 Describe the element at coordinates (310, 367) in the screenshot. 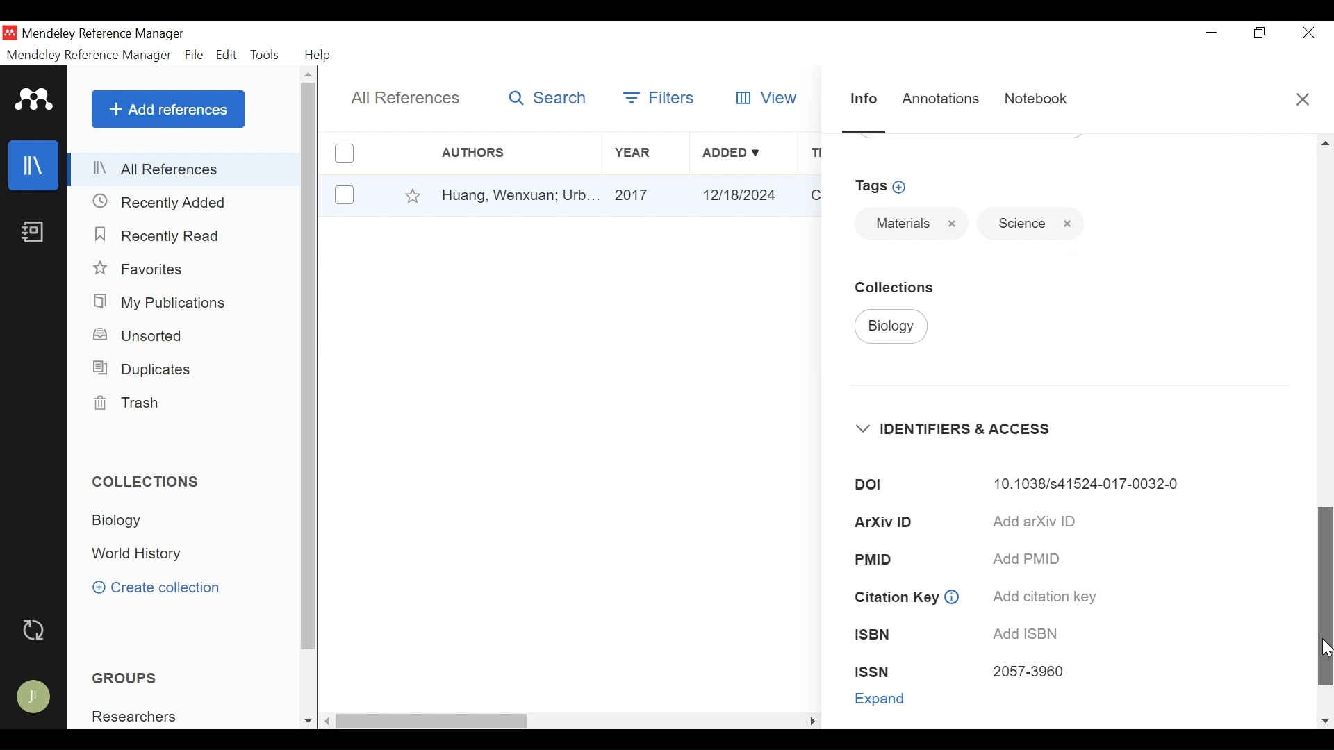

I see `Vertical Scroll bar` at that location.